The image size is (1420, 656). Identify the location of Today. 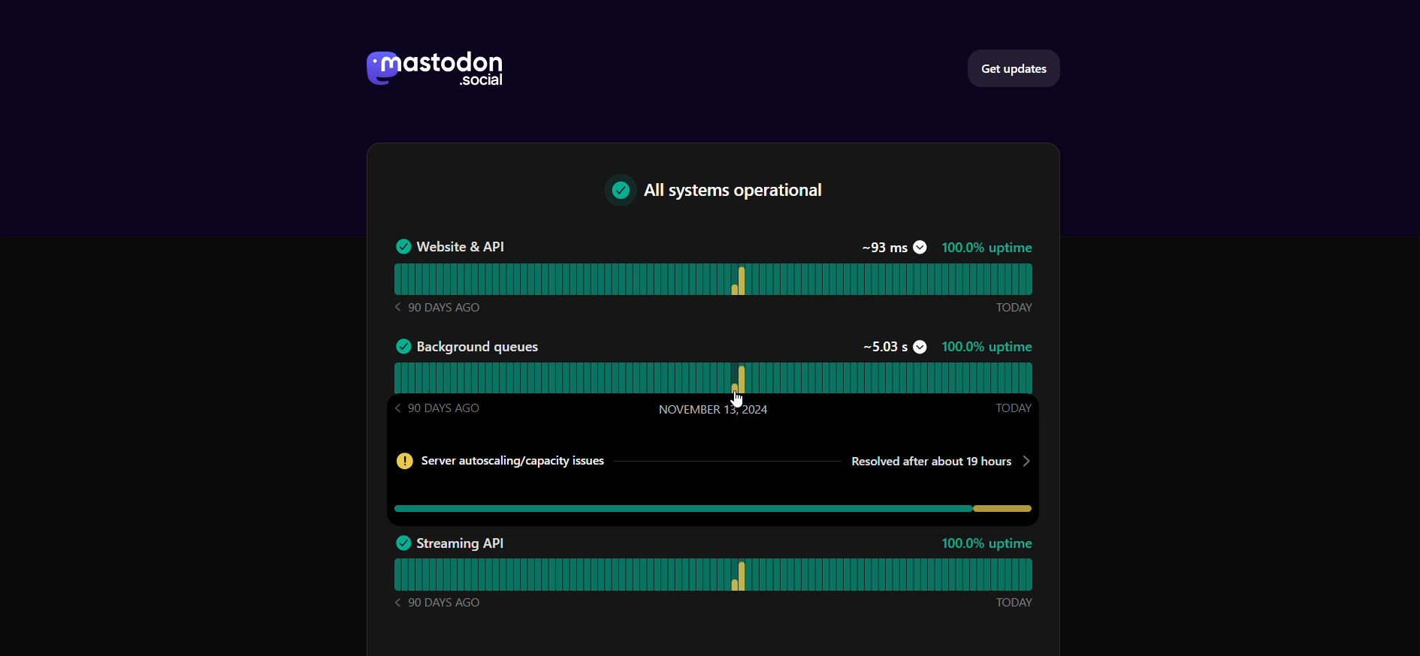
(1014, 603).